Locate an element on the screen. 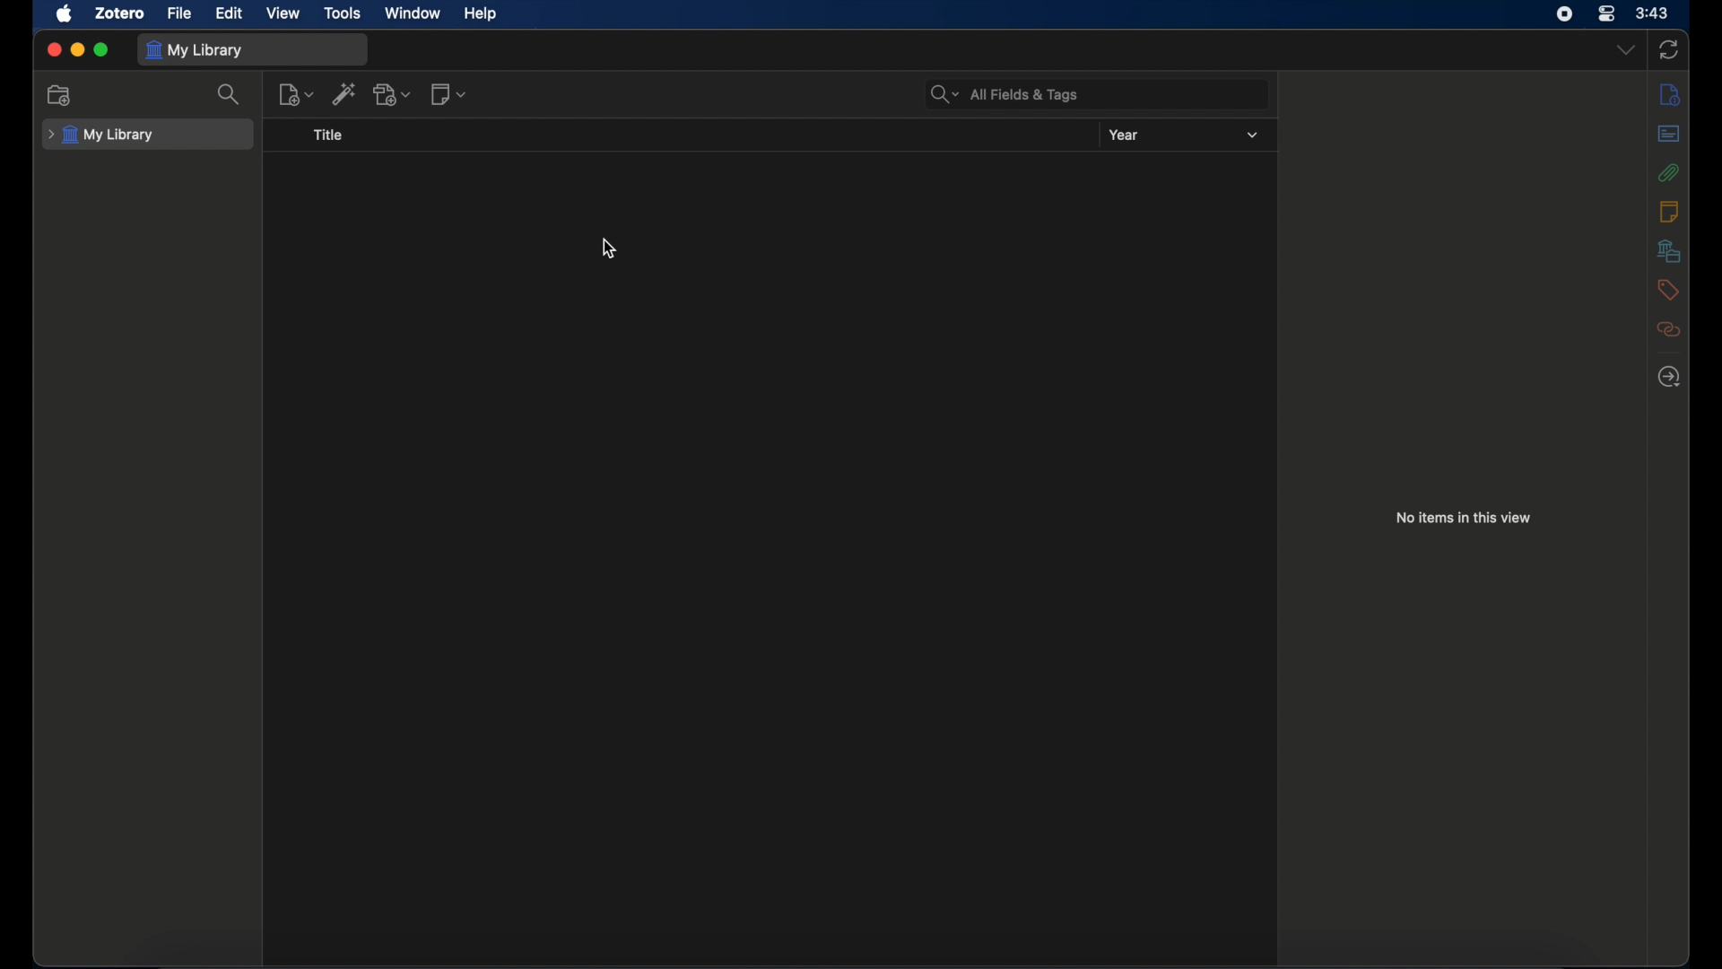 This screenshot has width=1722, height=969. window is located at coordinates (410, 13).